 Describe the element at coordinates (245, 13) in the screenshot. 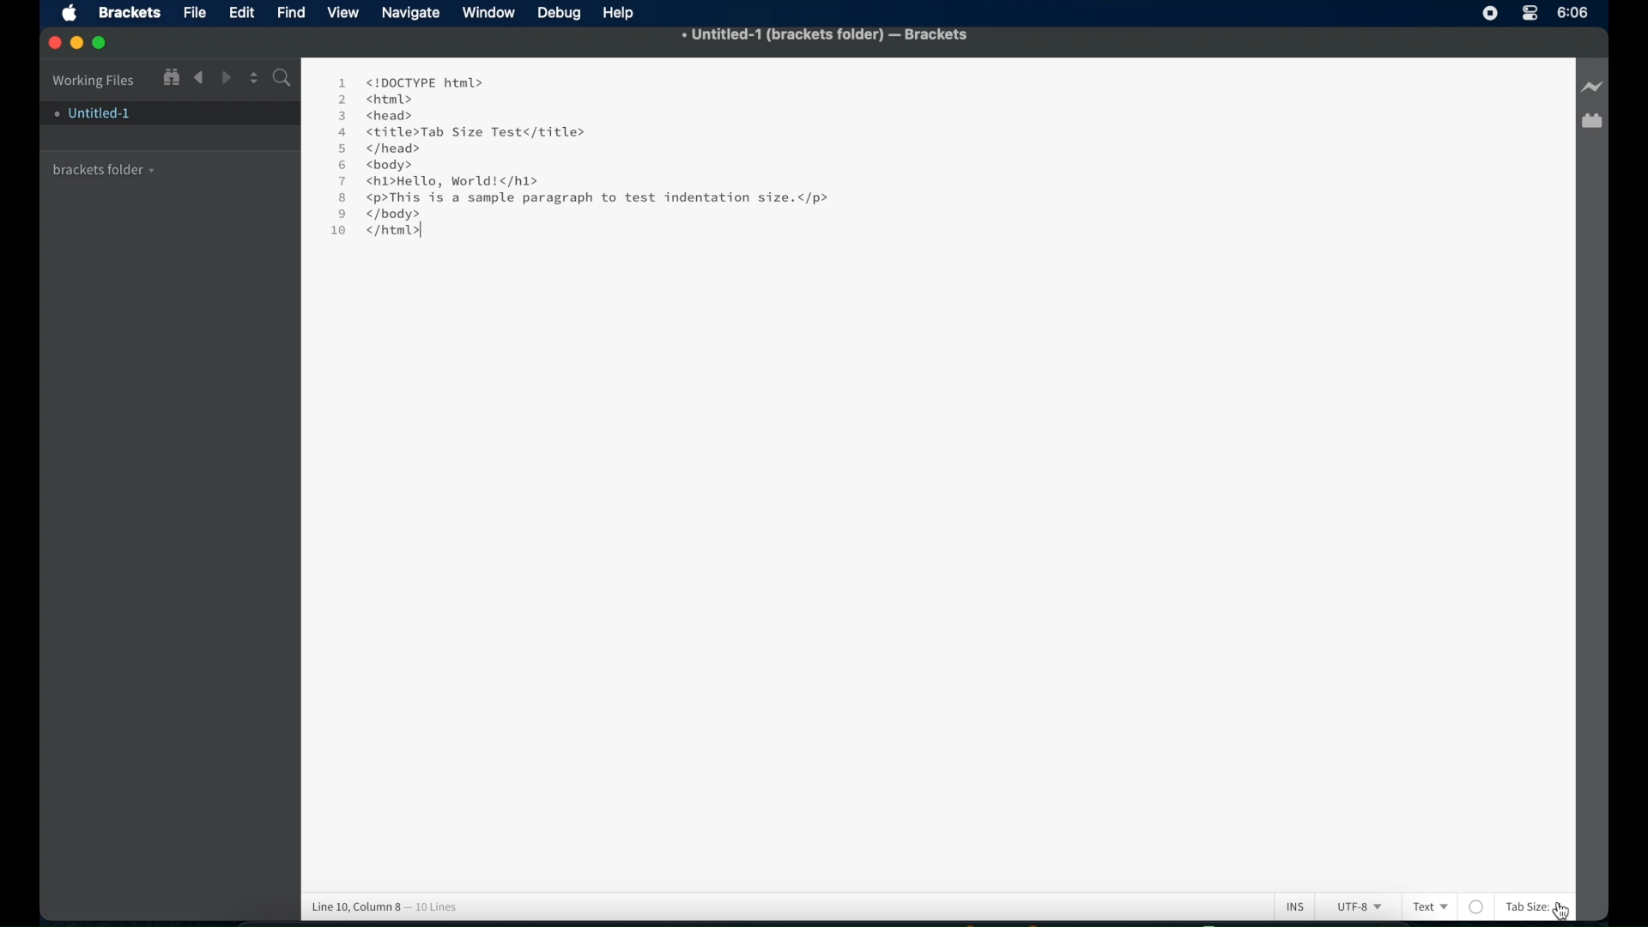

I see `Edit` at that location.